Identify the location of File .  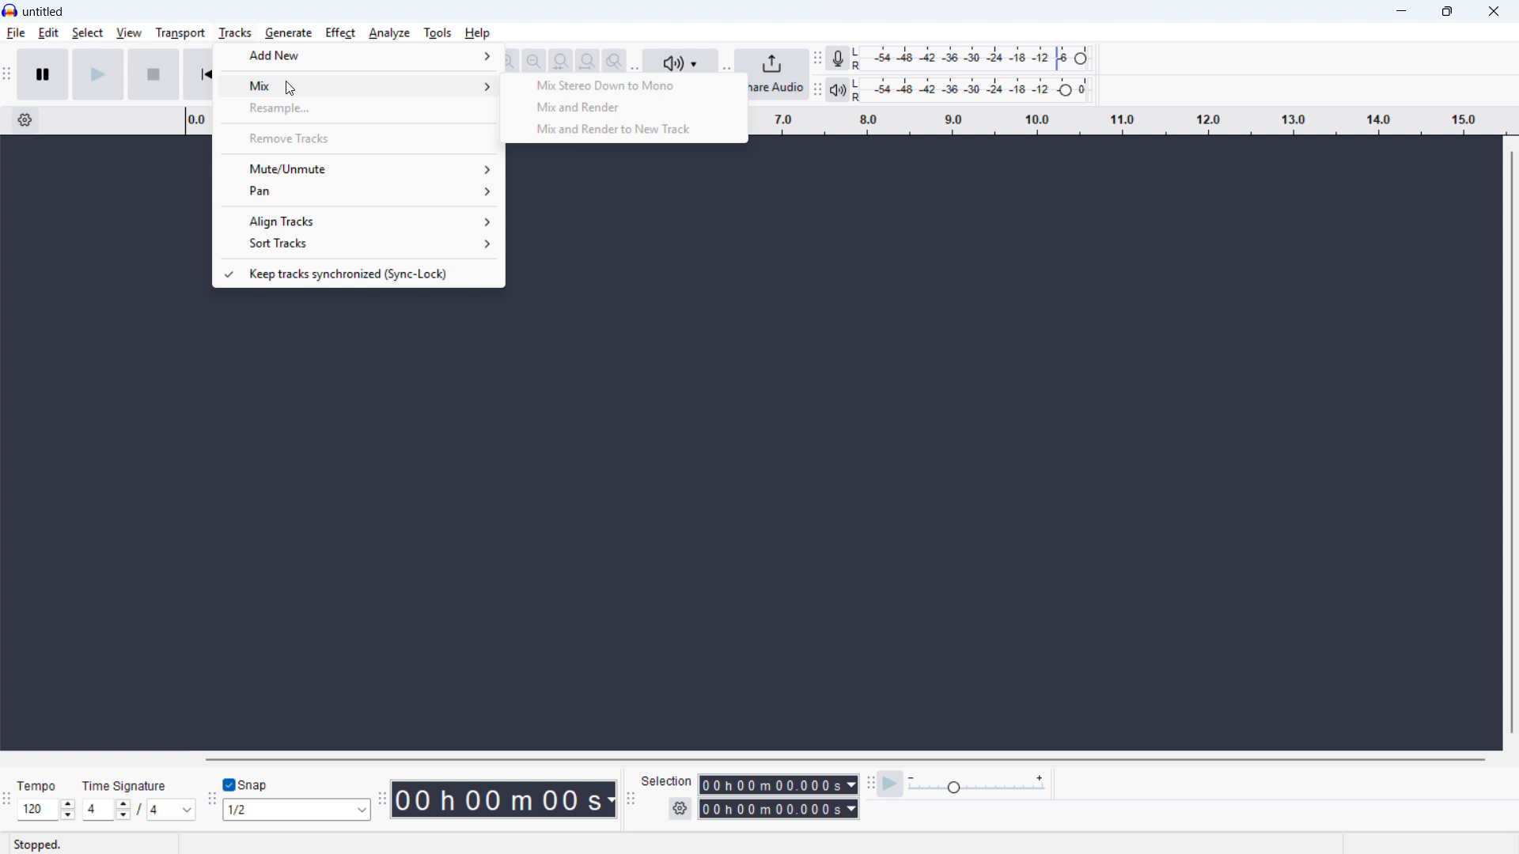
(17, 33).